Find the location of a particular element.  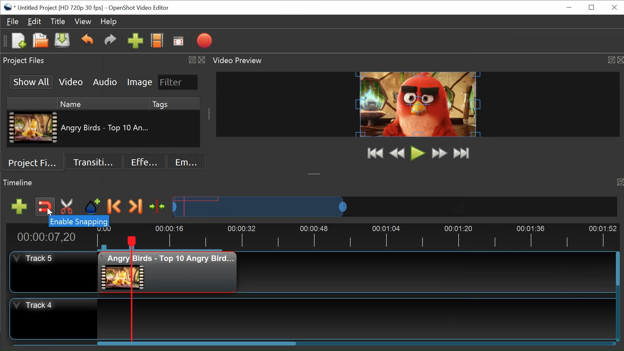

Project Files is located at coordinates (33, 164).